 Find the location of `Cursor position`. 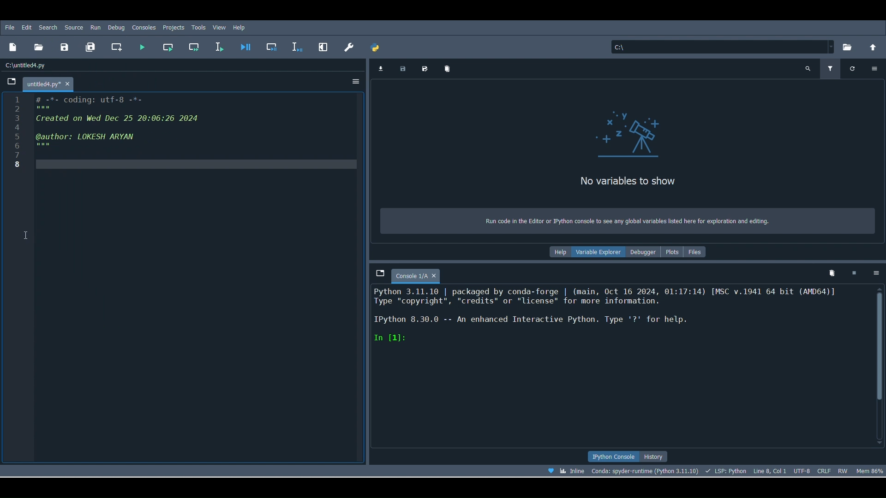

Cursor position is located at coordinates (770, 469).